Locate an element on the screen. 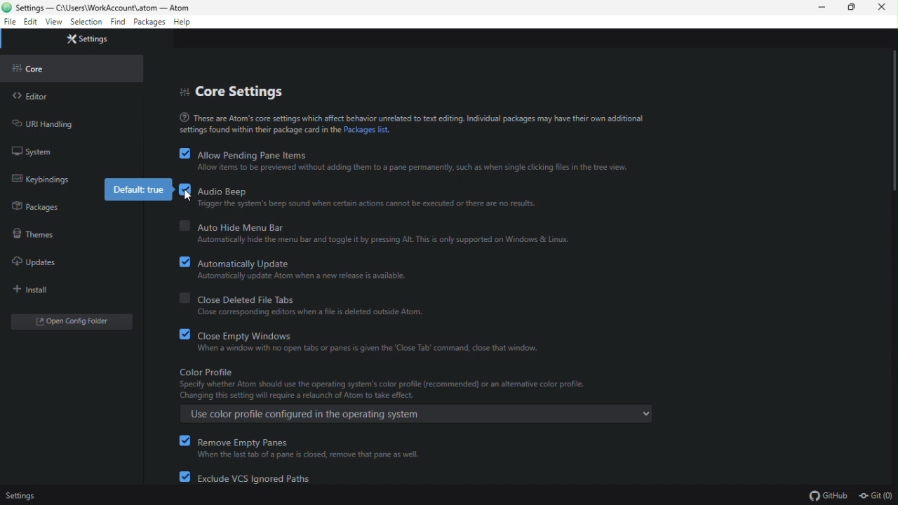 The height and width of the screenshot is (505, 898). Automatically hide menu bar and toggle it by pressing Alt. This is only supported on Windows and Linux is located at coordinates (384, 242).